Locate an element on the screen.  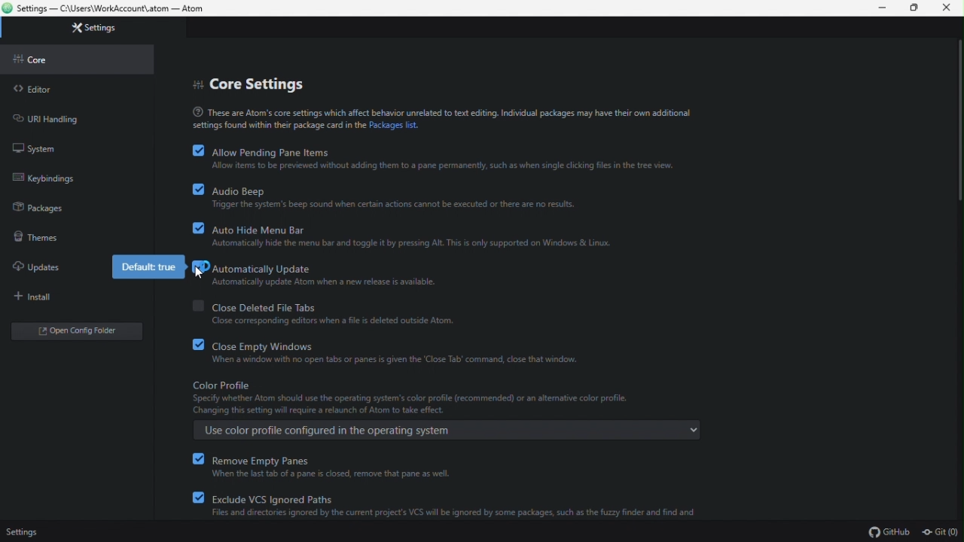
theme is located at coordinates (35, 236).